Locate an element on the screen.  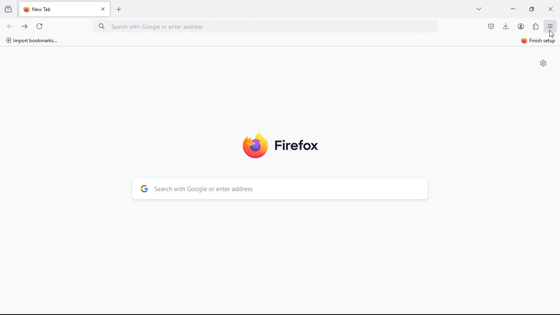
menu is located at coordinates (549, 27).